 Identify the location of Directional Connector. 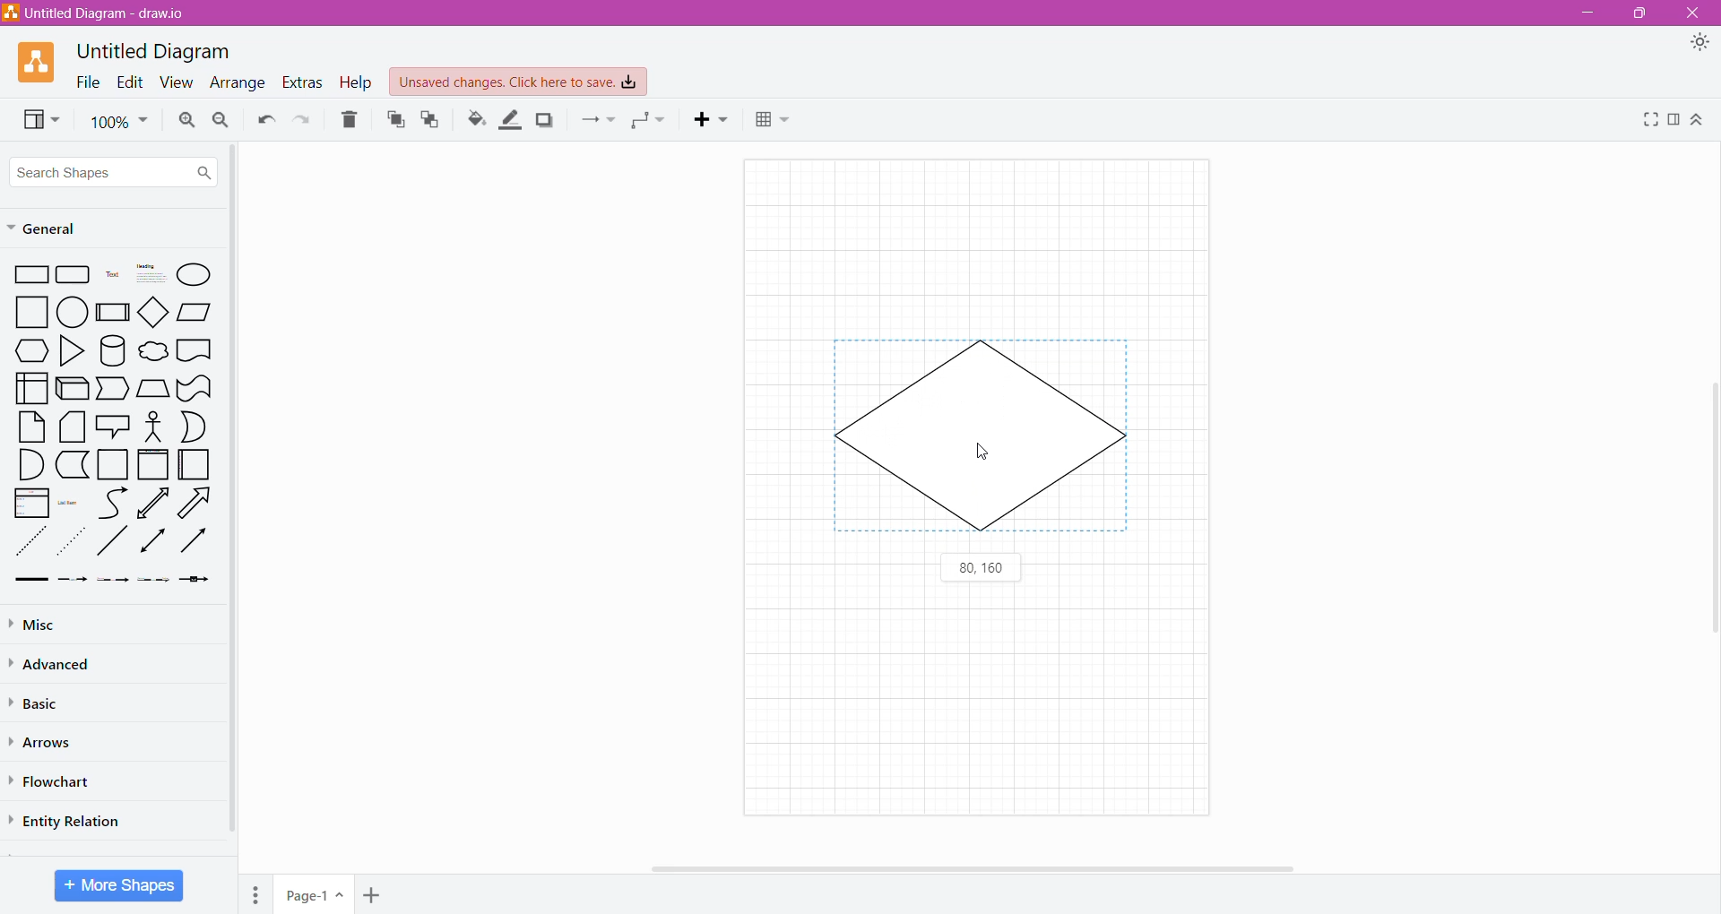
(197, 545).